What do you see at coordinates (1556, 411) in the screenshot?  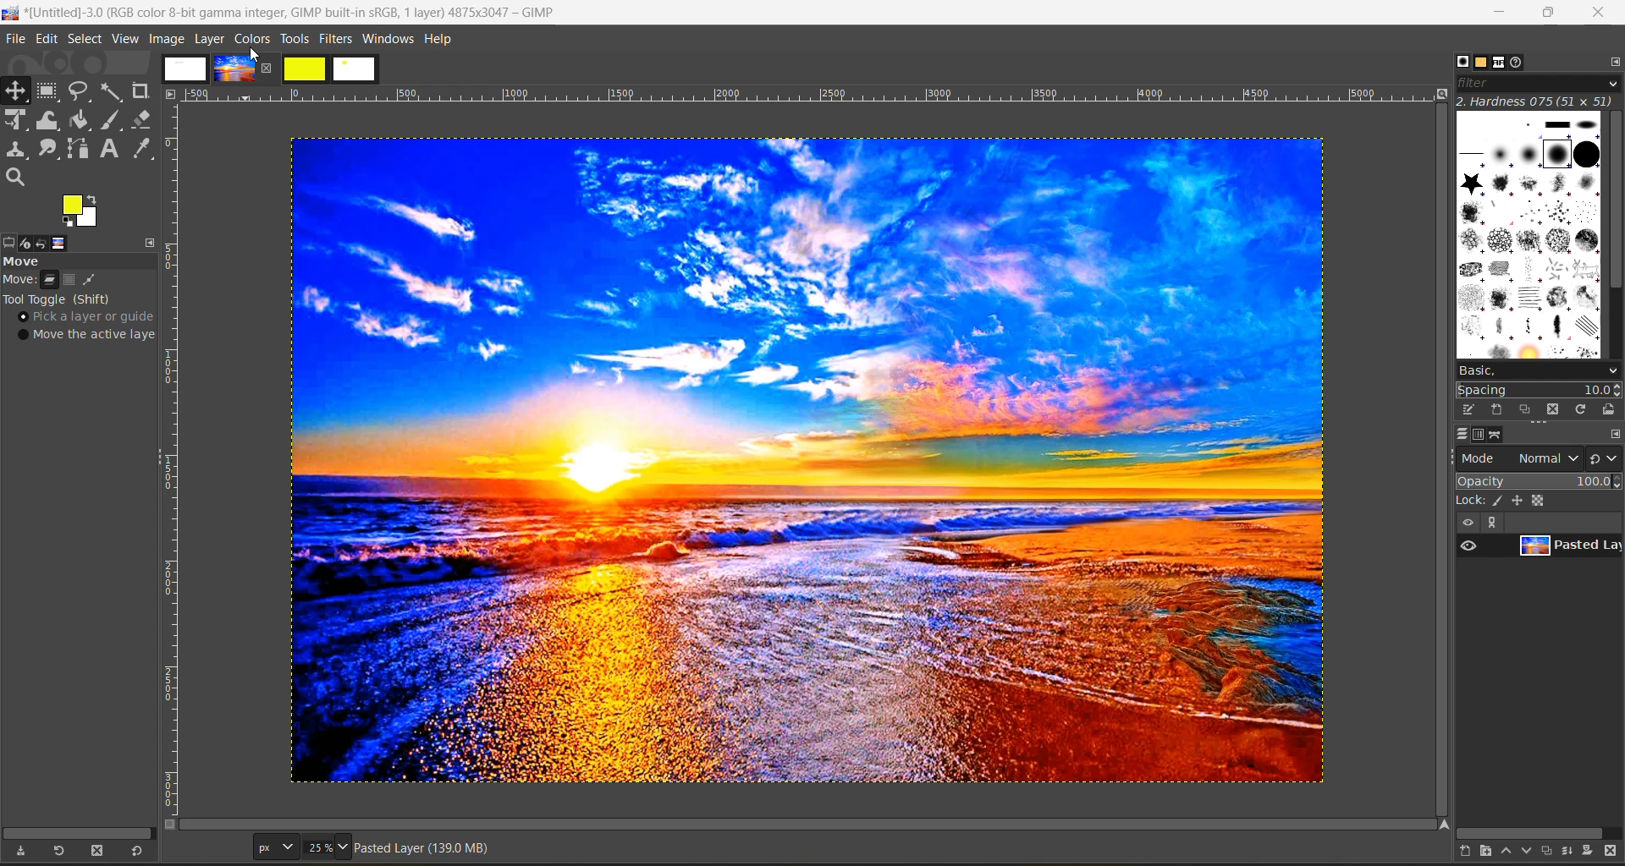 I see `delete brush` at bounding box center [1556, 411].